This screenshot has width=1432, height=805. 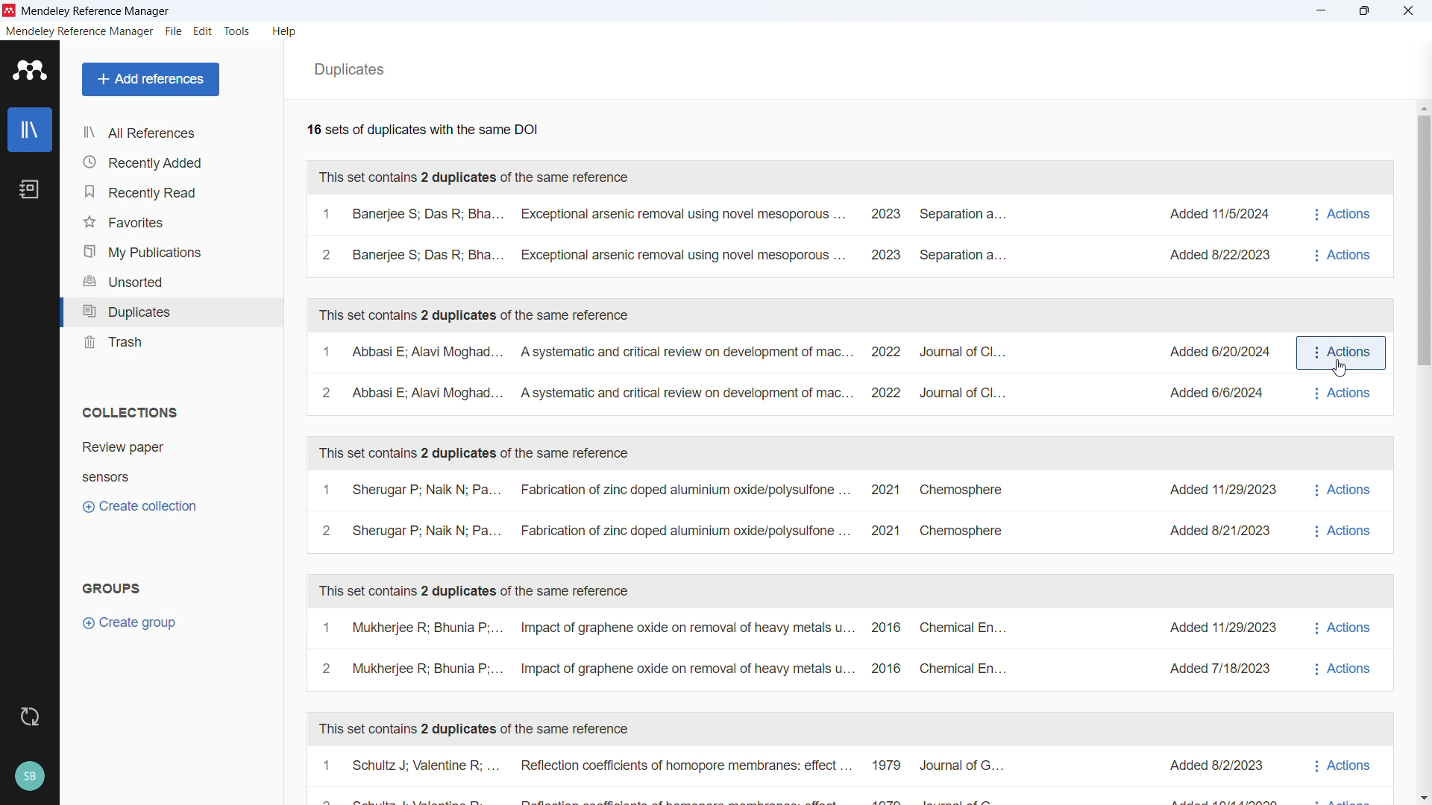 What do you see at coordinates (477, 590) in the screenshot?
I see `This set contains 2 duplicates of the same reference` at bounding box center [477, 590].